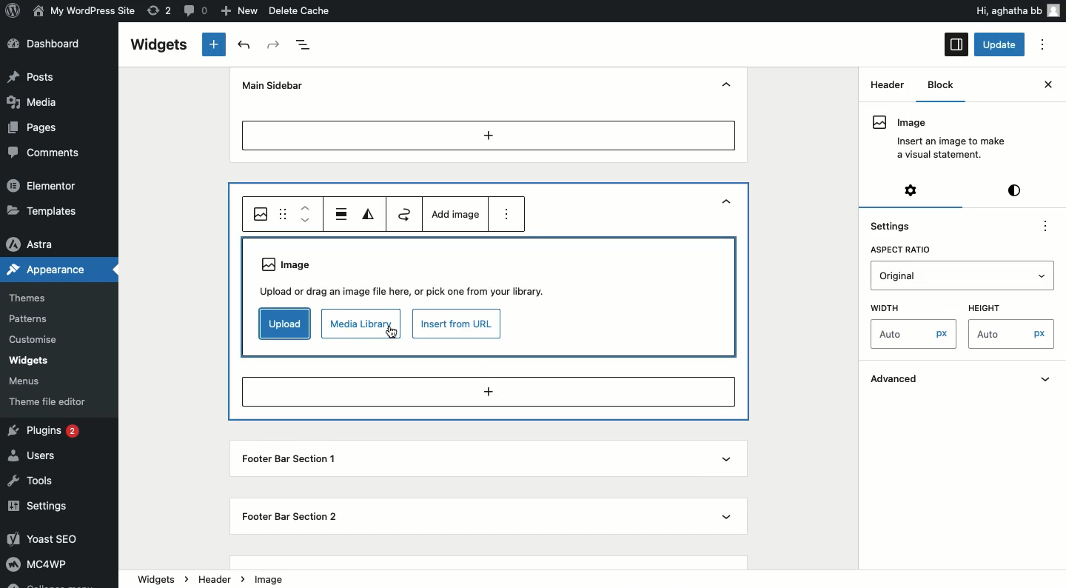  Describe the element at coordinates (1016, 10) in the screenshot. I see `Hi user` at that location.